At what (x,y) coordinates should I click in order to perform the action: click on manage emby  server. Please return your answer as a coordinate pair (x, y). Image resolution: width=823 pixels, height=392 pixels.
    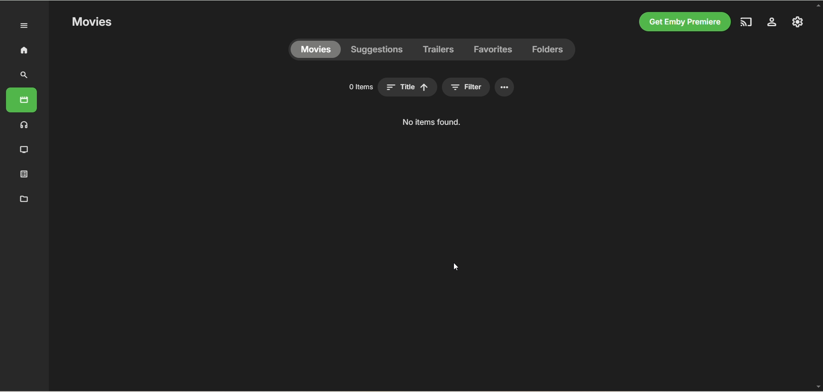
    Looking at the image, I should click on (798, 21).